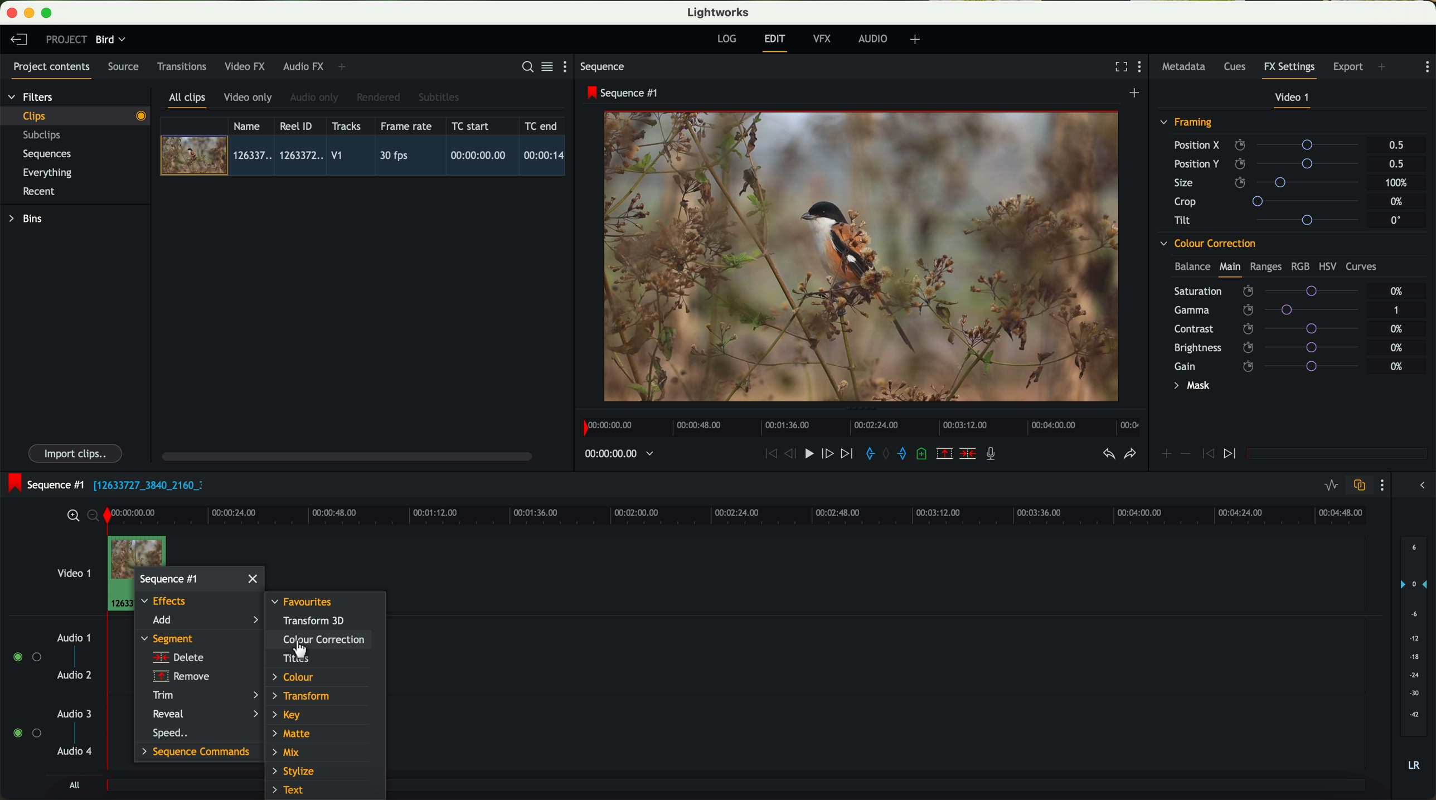  I want to click on audio 4, so click(75, 751).